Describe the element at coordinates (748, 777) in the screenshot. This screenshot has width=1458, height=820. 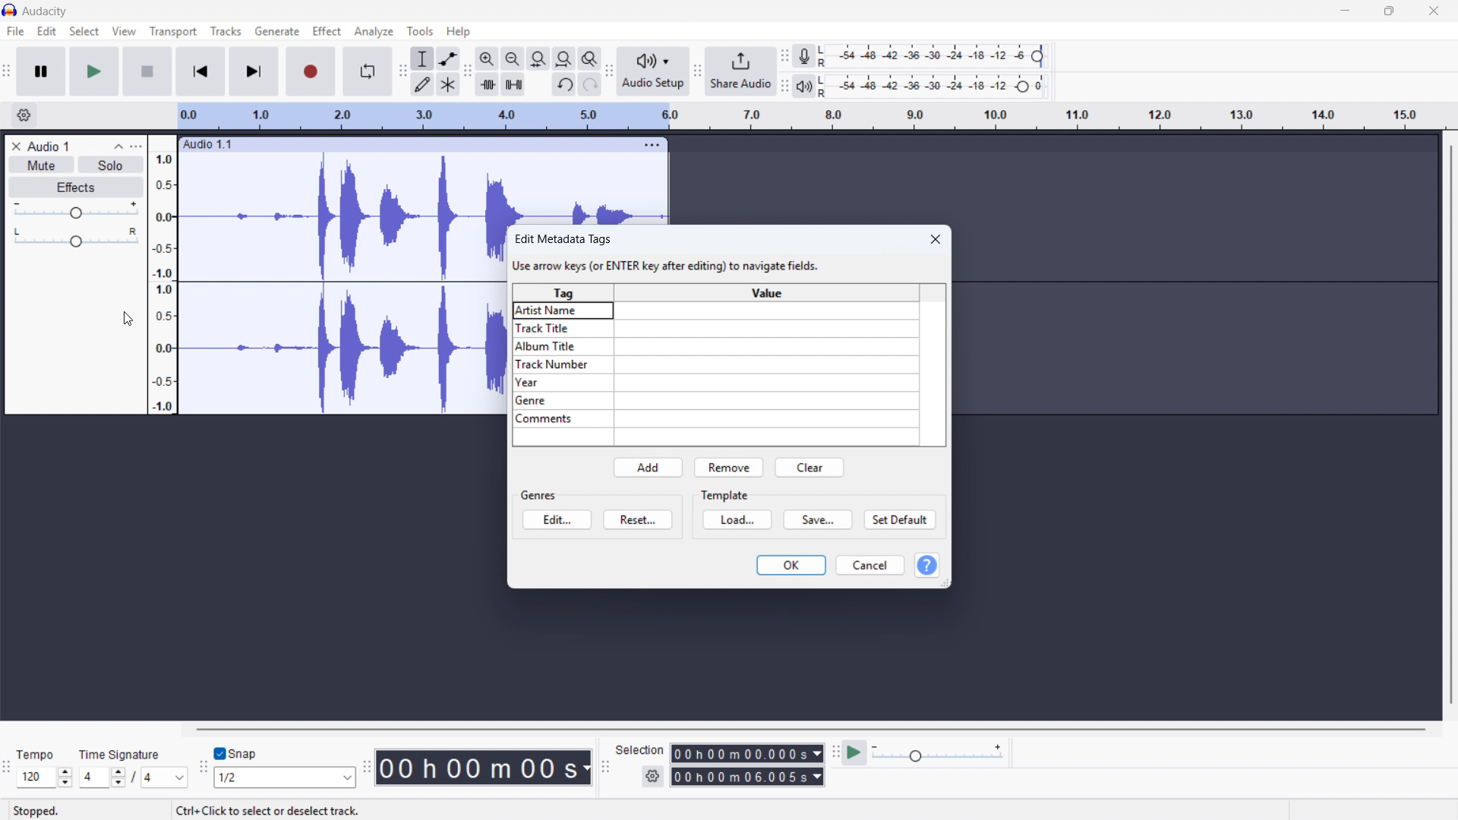
I see `end time` at that location.